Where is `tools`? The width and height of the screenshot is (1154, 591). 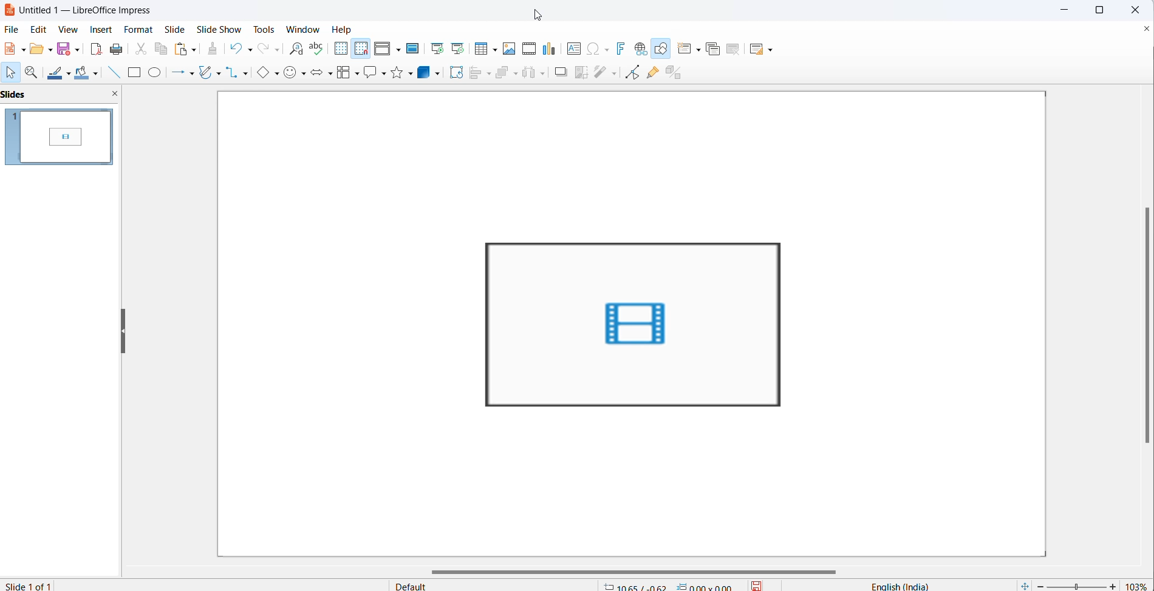
tools is located at coordinates (261, 29).